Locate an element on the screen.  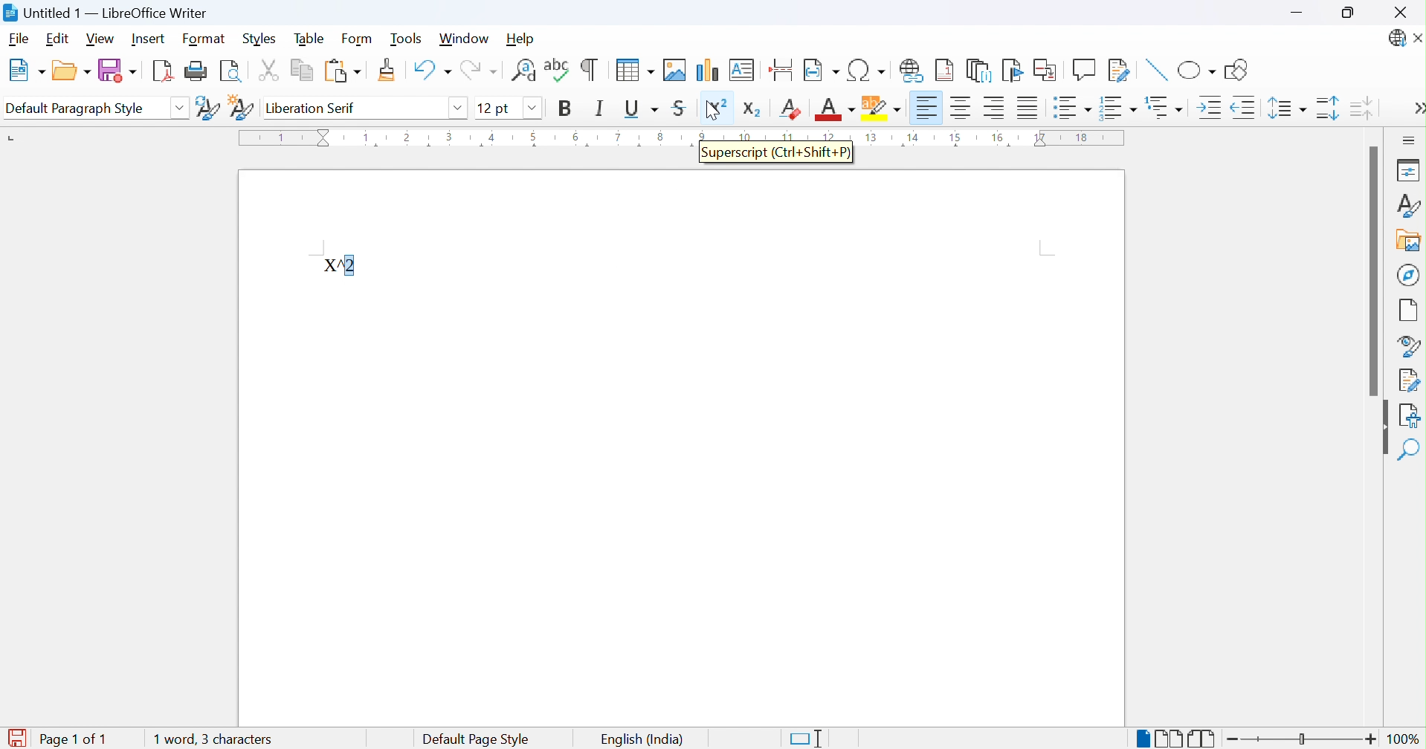
Standard selection. Click to change selection mode. is located at coordinates (810, 739).